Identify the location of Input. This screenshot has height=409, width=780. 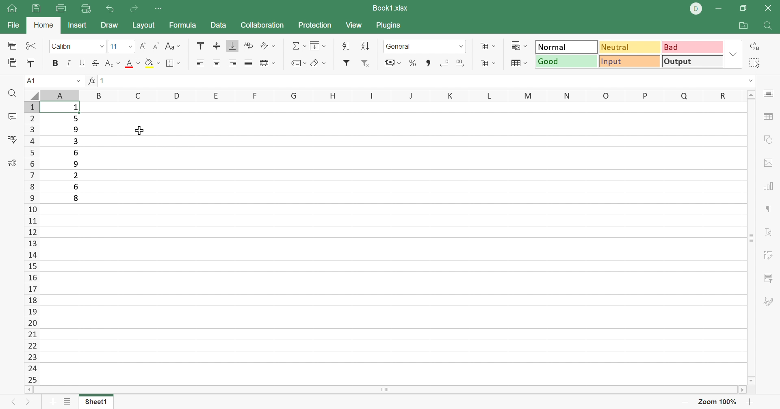
(630, 61).